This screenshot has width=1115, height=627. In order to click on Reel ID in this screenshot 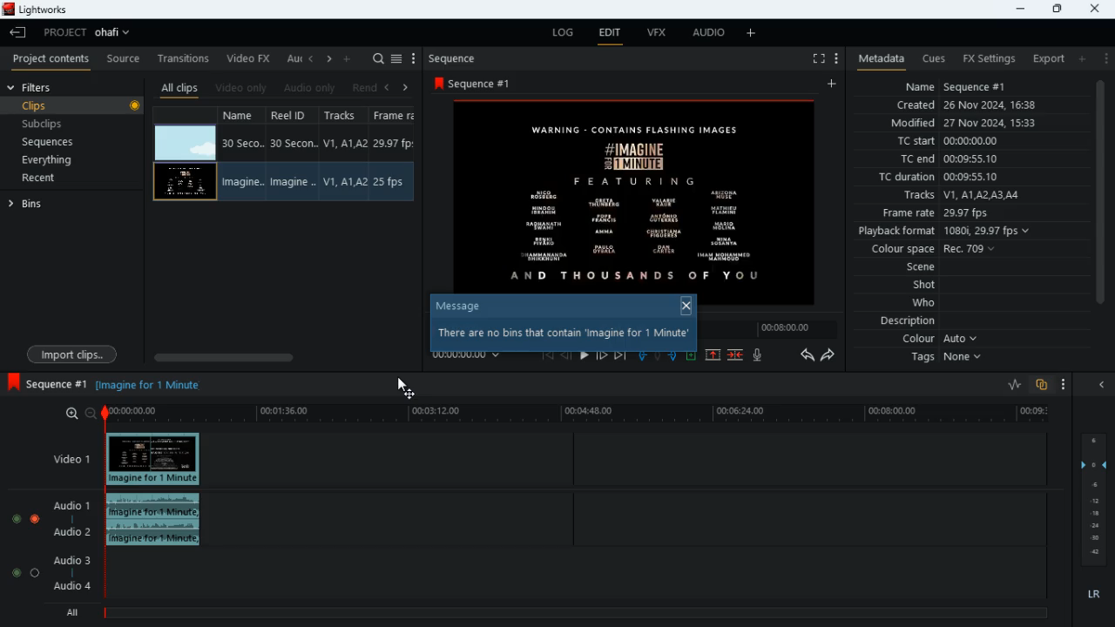, I will do `click(293, 182)`.